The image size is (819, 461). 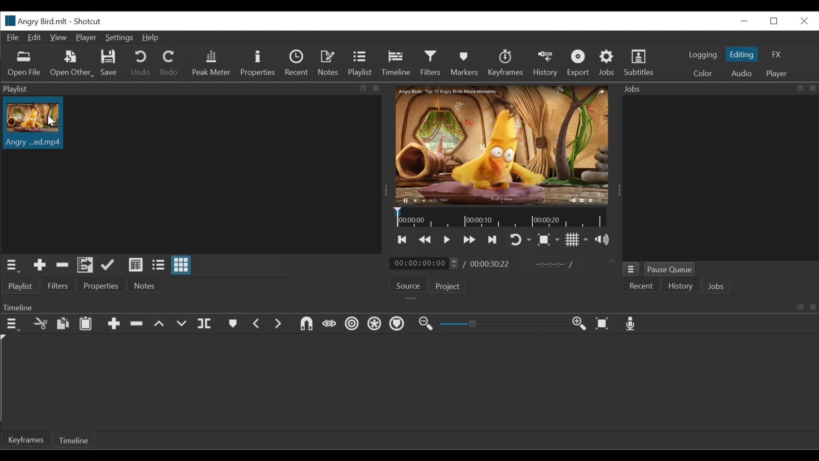 I want to click on File, so click(x=12, y=38).